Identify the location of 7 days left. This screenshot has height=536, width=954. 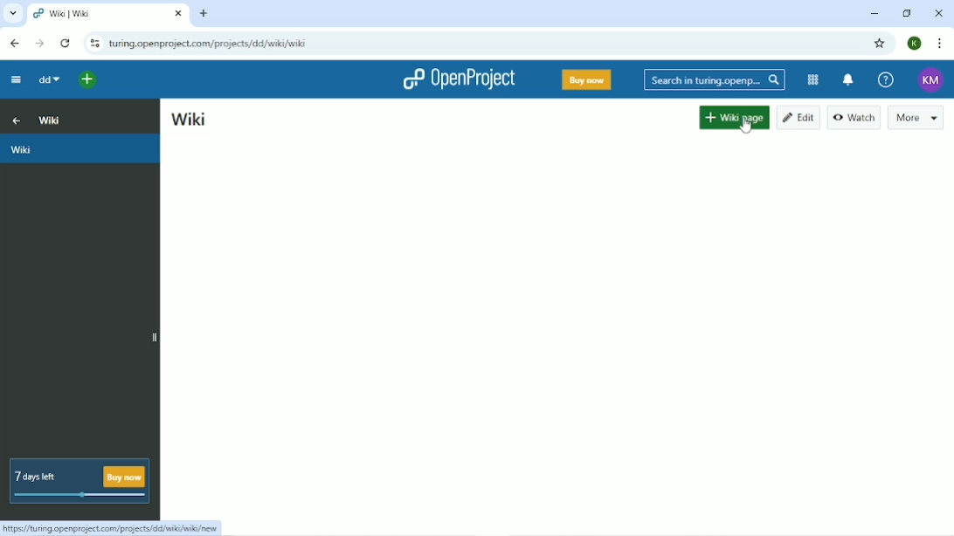
(79, 480).